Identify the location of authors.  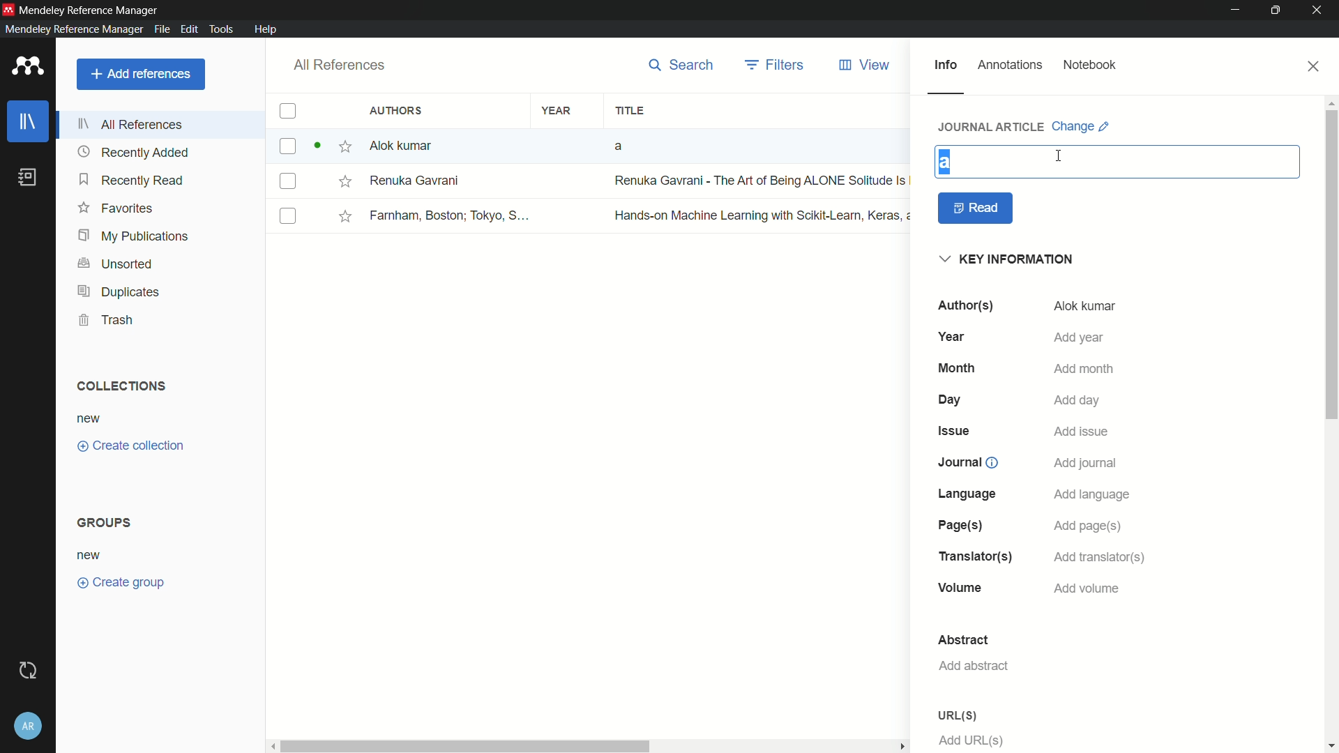
(398, 110).